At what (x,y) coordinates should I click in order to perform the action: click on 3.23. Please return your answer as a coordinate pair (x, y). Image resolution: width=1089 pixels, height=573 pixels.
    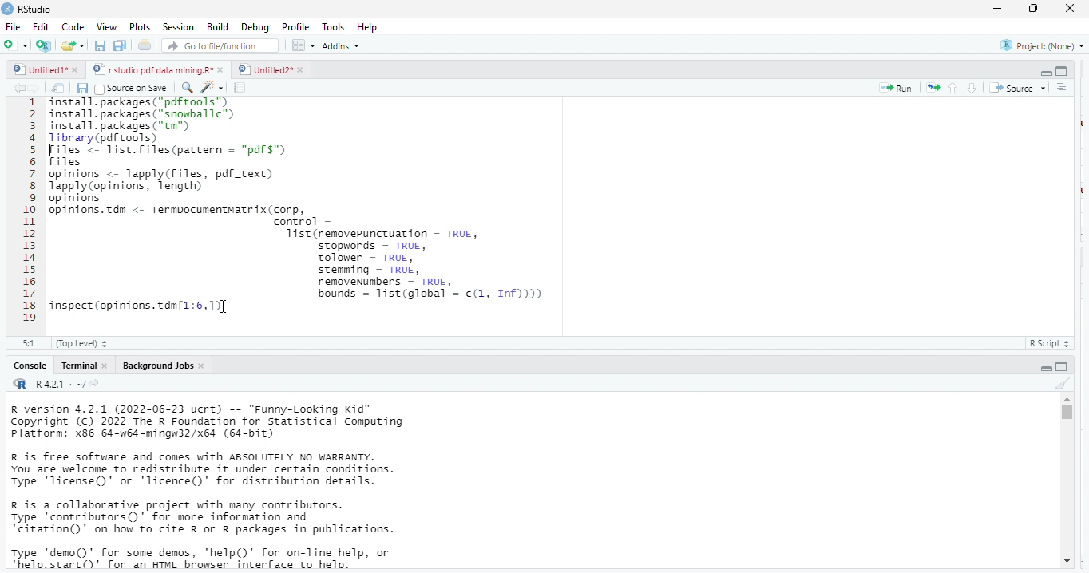
    Looking at the image, I should click on (28, 342).